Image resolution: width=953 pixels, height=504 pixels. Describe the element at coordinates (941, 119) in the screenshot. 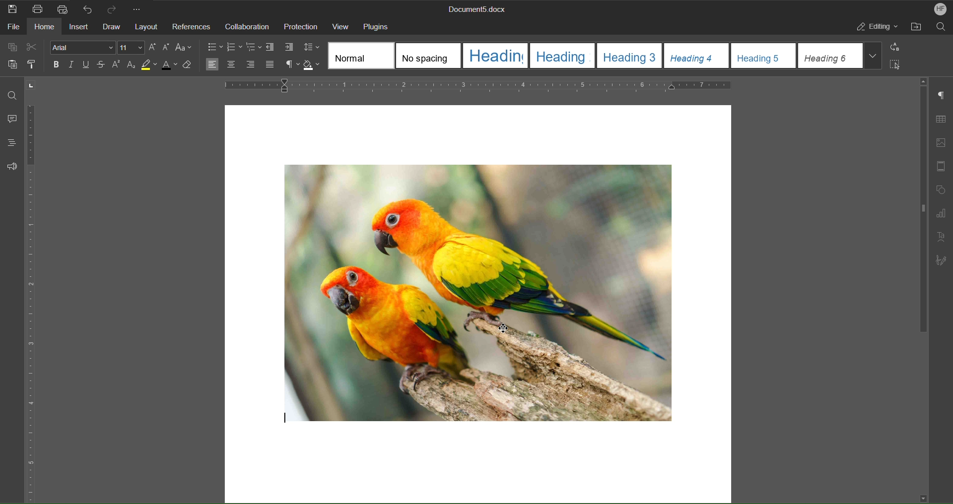

I see `Table Settings` at that location.